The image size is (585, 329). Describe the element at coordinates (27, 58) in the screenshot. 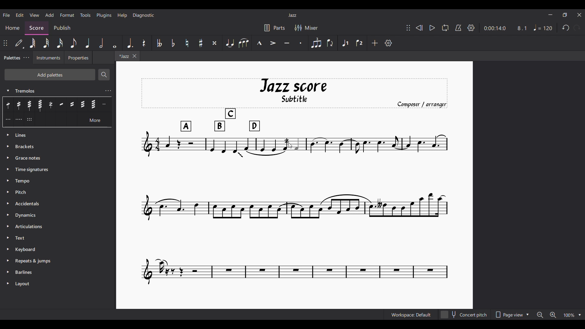

I see `Palette settings` at that location.